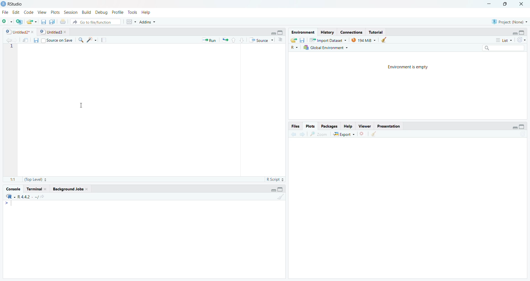 The width and height of the screenshot is (530, 281). Describe the element at coordinates (490, 4) in the screenshot. I see `Minimize` at that location.